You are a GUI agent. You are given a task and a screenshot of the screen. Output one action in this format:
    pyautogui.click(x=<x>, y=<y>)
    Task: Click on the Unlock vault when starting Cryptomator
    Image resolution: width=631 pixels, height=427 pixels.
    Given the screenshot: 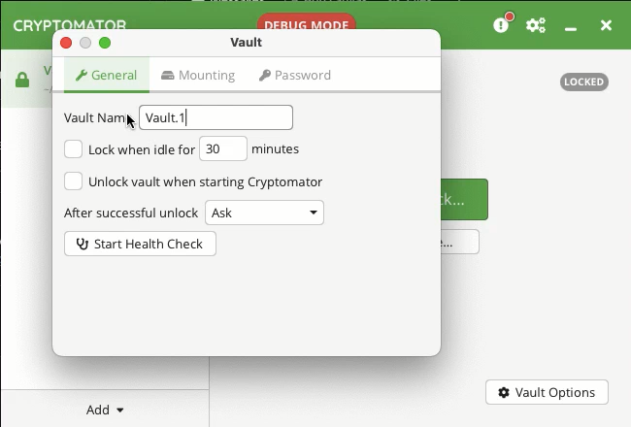 What is the action you would take?
    pyautogui.click(x=201, y=181)
    